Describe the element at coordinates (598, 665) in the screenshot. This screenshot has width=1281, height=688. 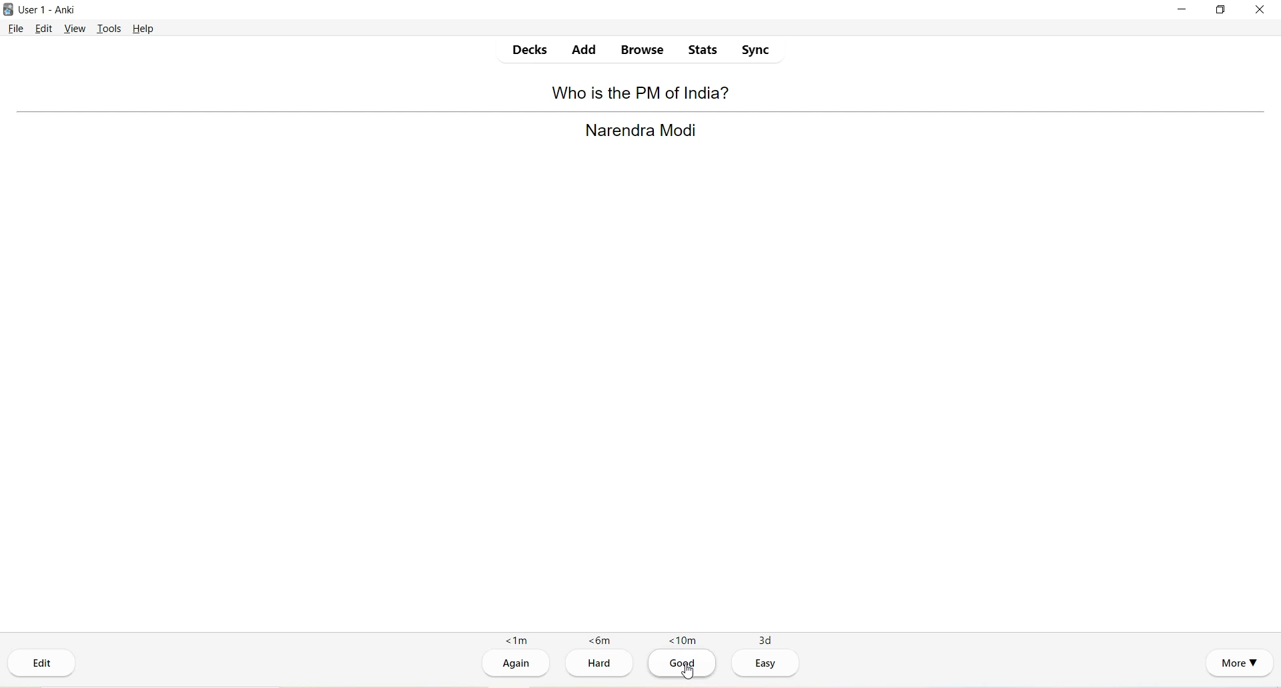
I see `Hard` at that location.